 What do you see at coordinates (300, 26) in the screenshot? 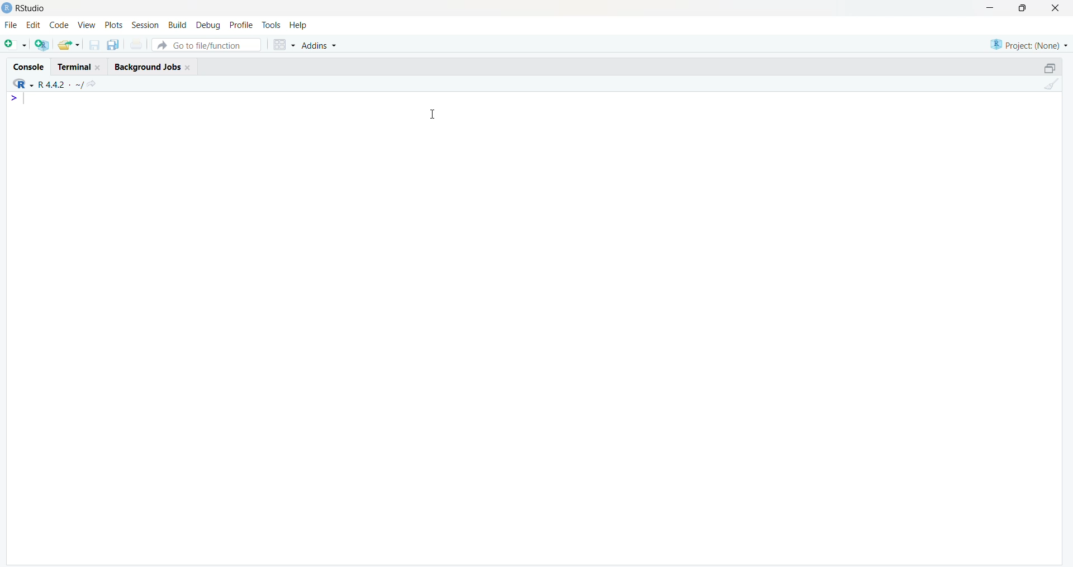
I see `help` at bounding box center [300, 26].